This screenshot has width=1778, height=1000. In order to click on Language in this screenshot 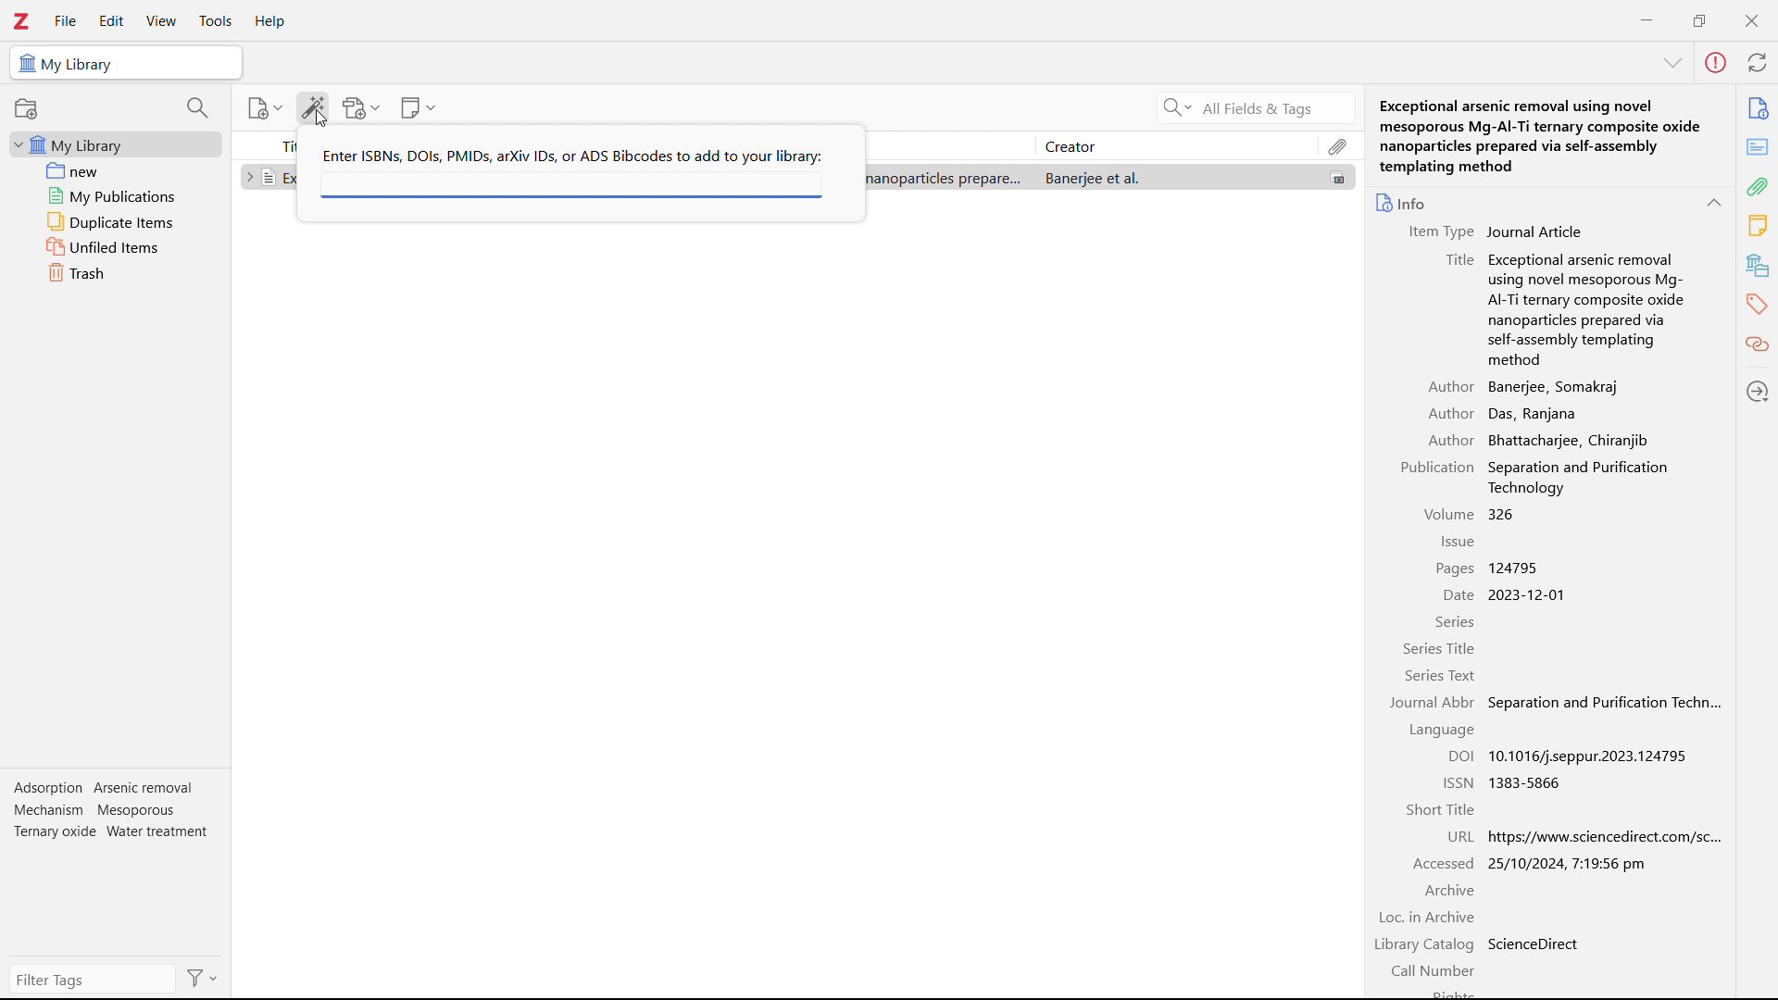, I will do `click(1435, 731)`.